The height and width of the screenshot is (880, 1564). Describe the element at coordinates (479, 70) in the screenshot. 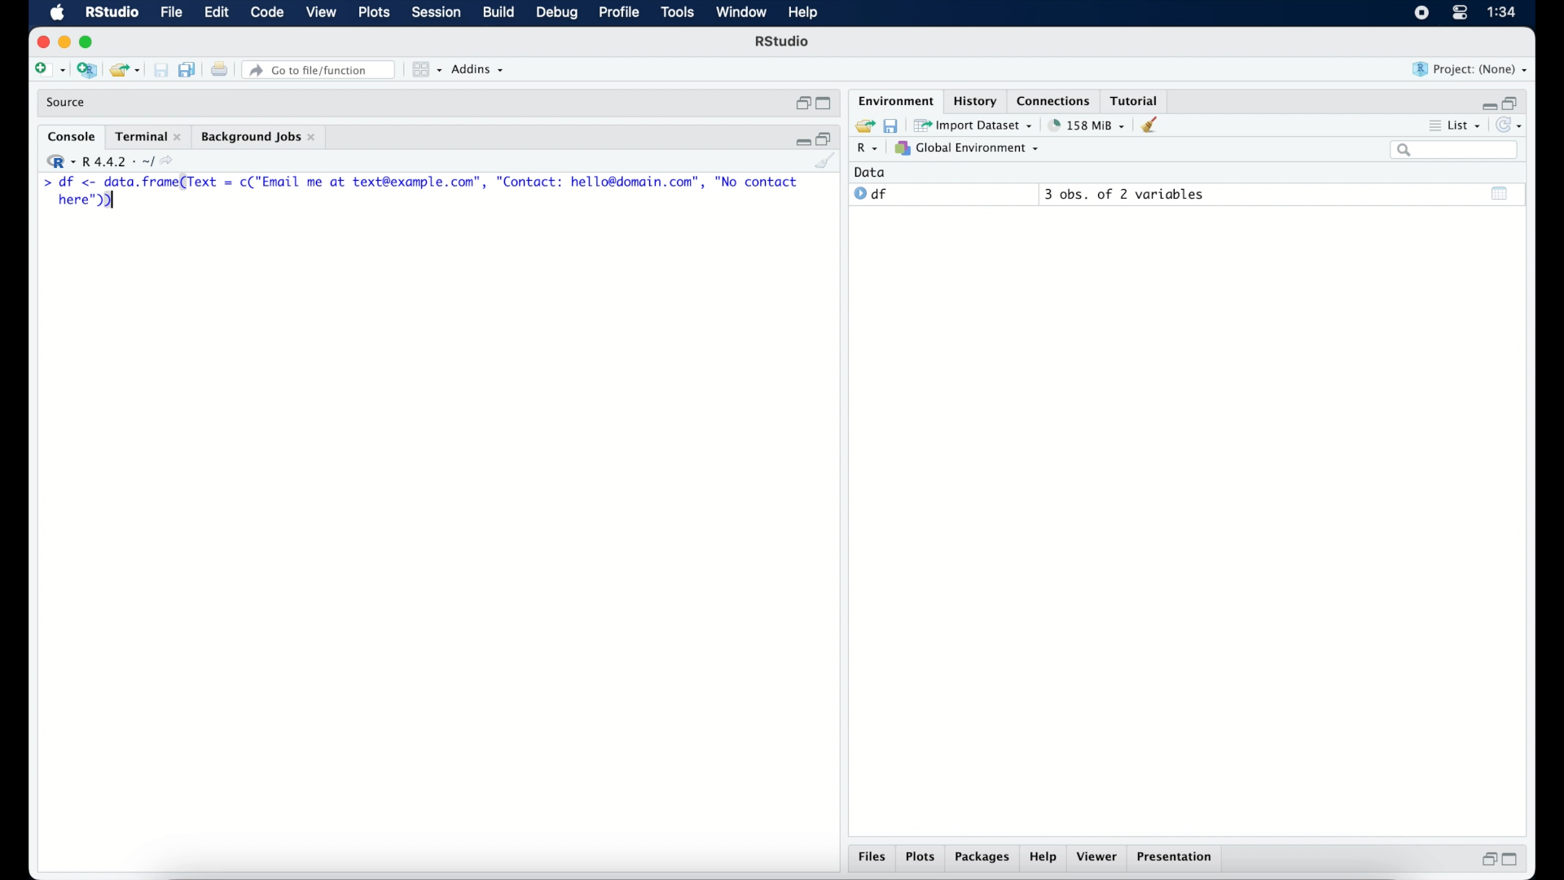

I see `addins` at that location.